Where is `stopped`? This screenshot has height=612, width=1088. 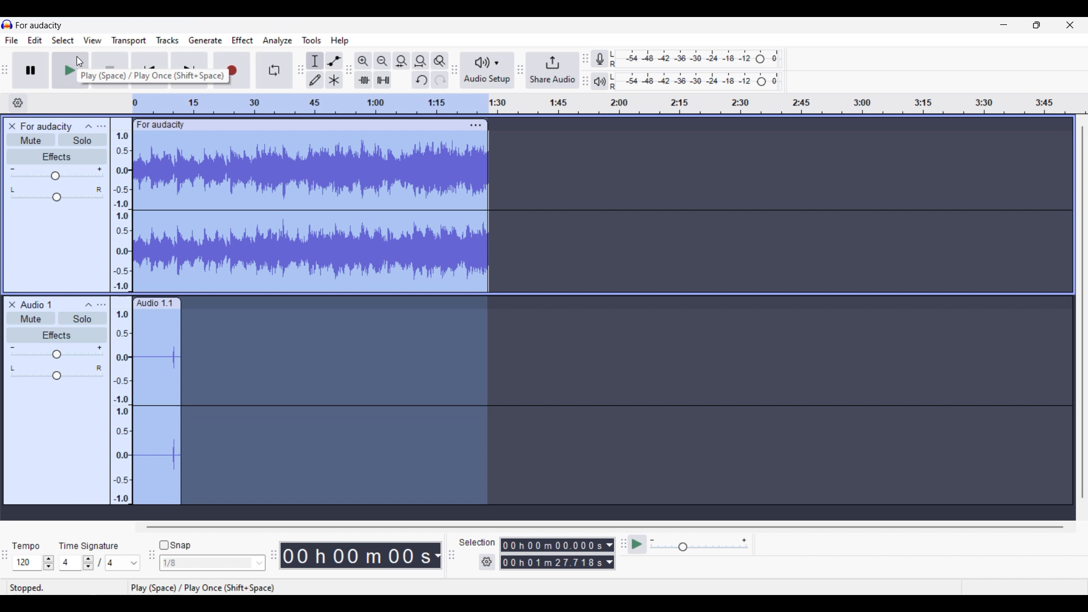
stopped is located at coordinates (42, 587).